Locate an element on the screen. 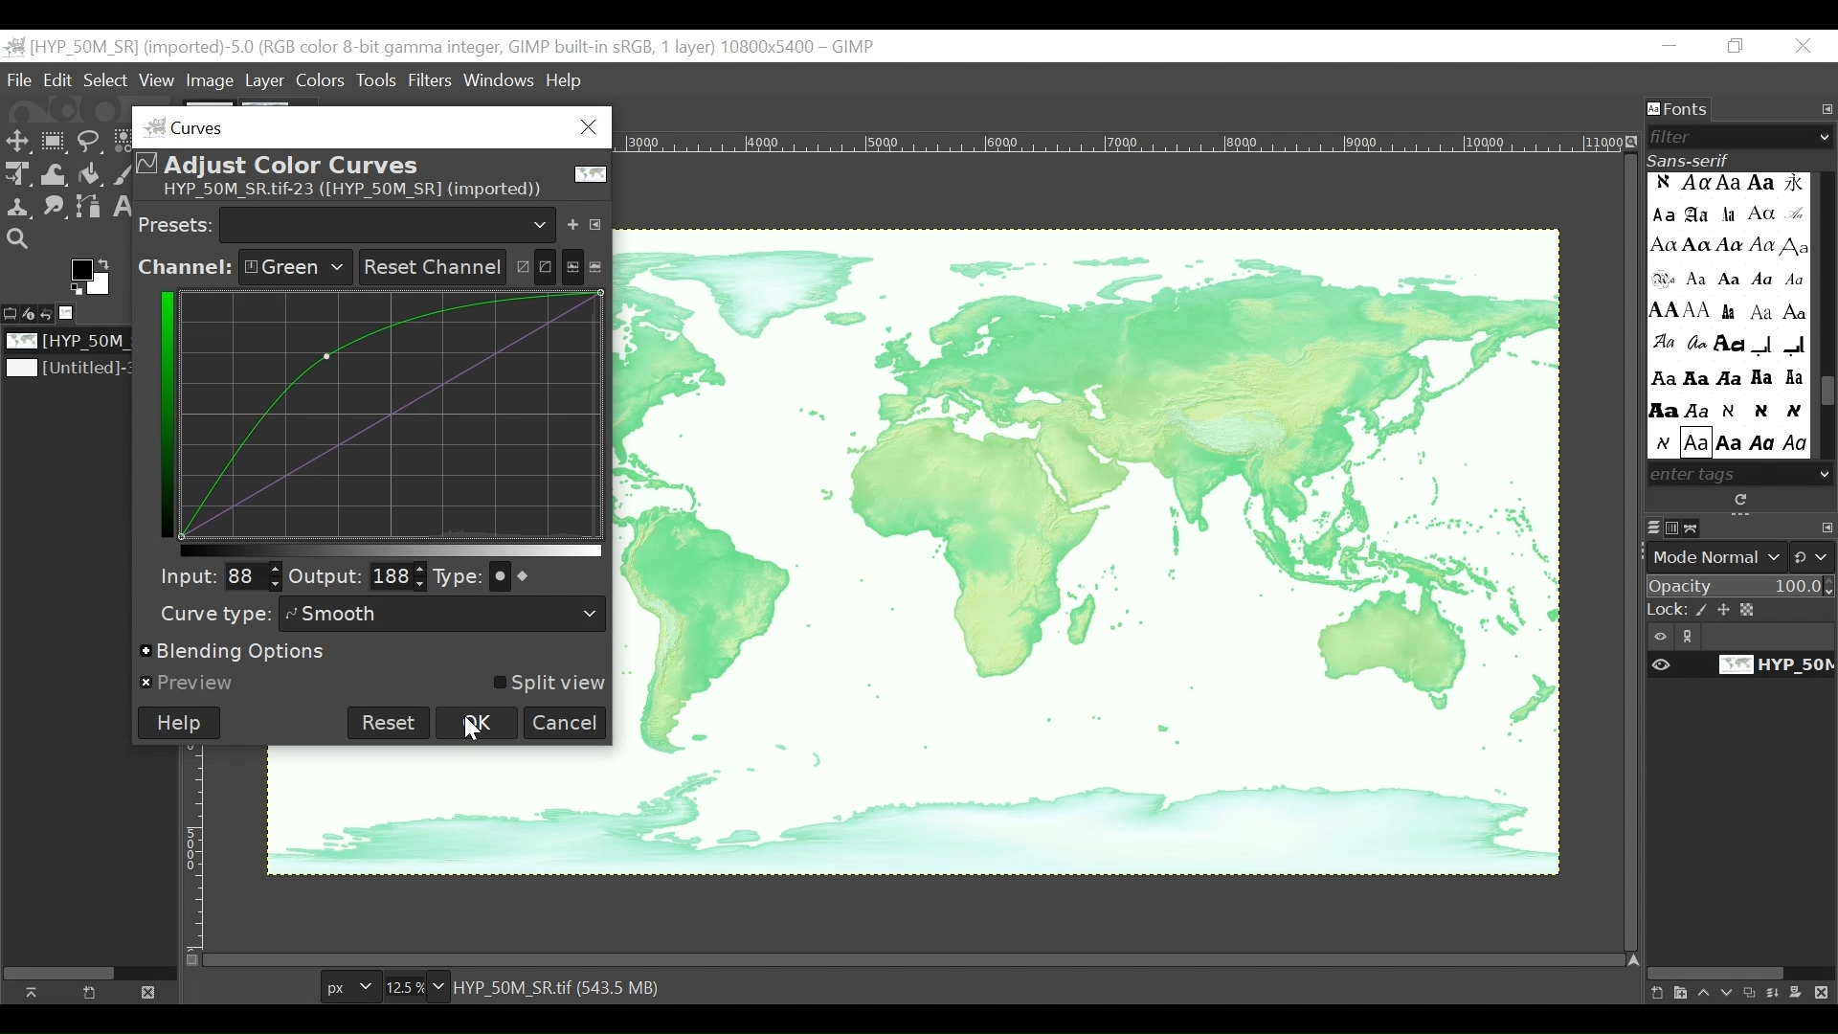  Cursor is located at coordinates (470, 731).